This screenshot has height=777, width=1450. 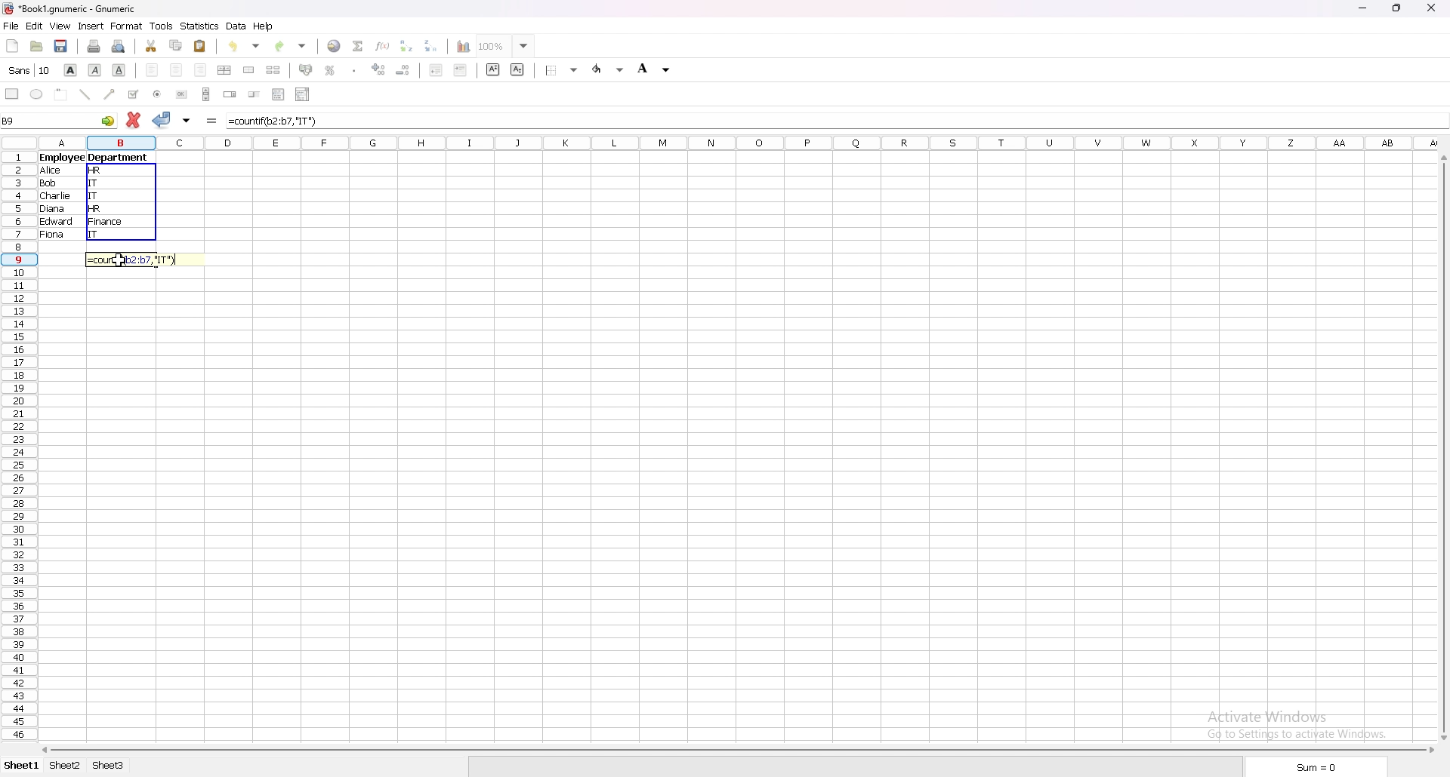 I want to click on button, so click(x=181, y=94).